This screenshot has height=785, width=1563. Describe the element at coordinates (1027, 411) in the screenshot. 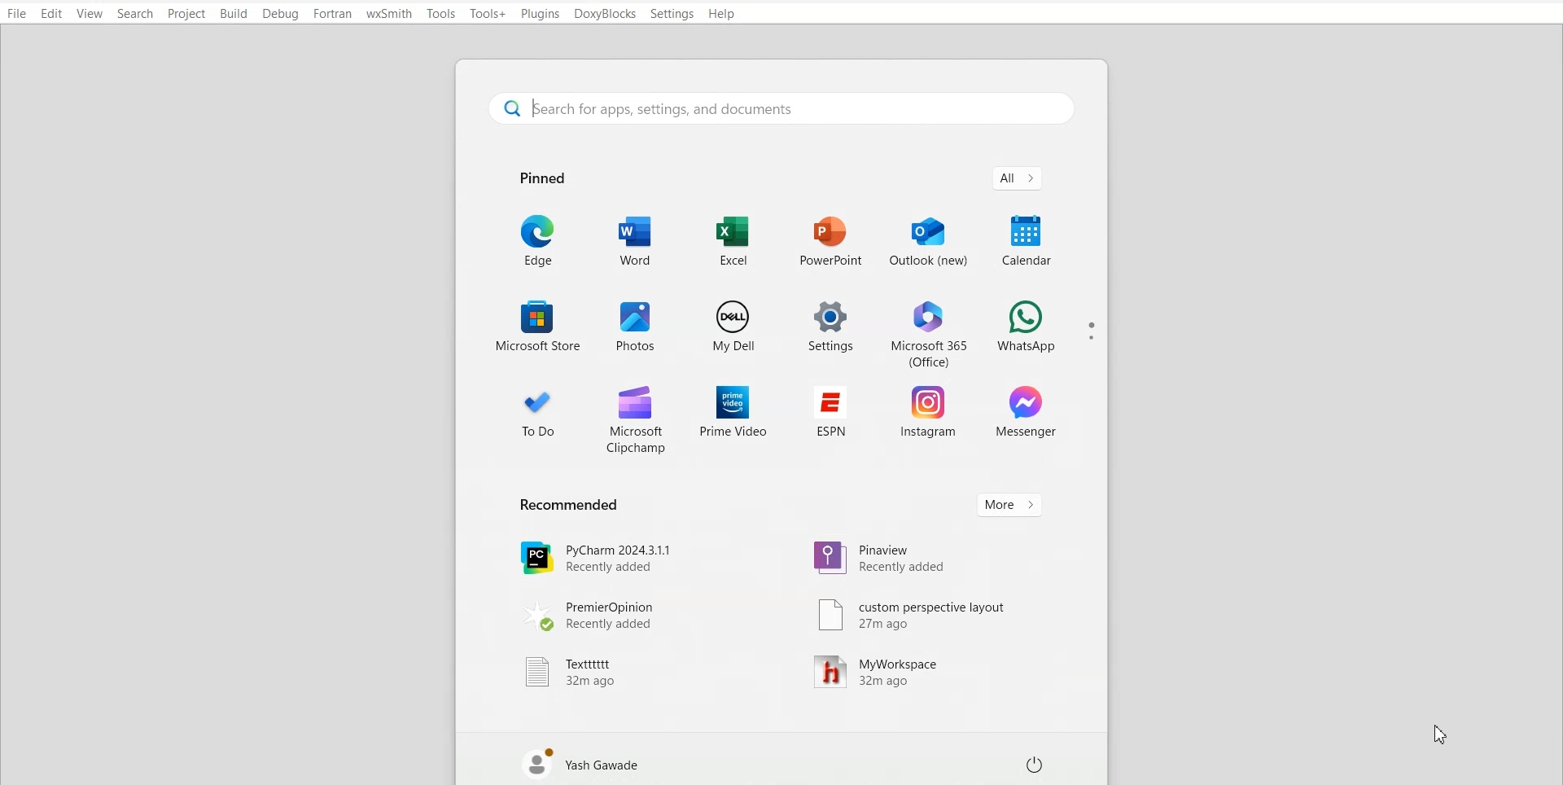

I see `Messenger` at that location.